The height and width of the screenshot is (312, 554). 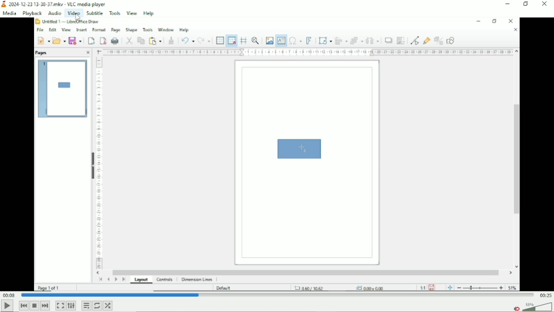 What do you see at coordinates (150, 13) in the screenshot?
I see `Help` at bounding box center [150, 13].